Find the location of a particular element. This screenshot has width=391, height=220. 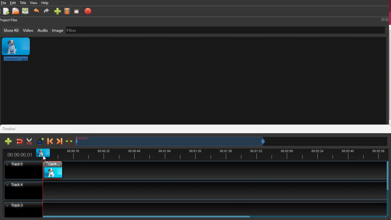

cursor is located at coordinates (46, 158).